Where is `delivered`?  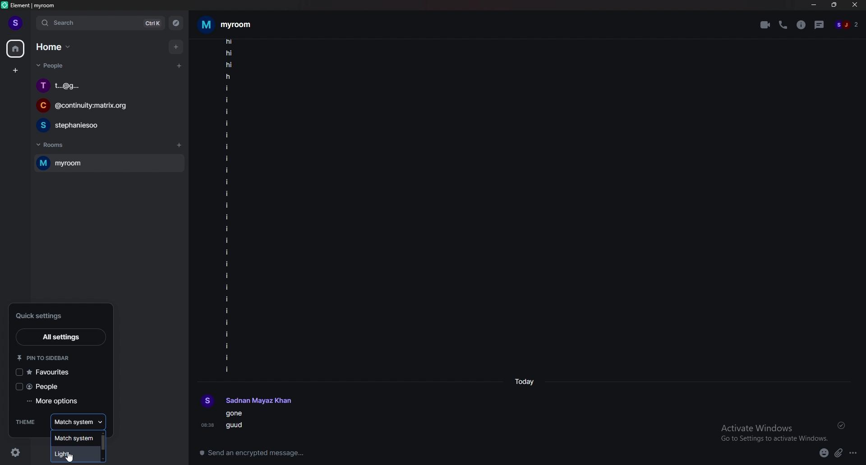
delivered is located at coordinates (842, 426).